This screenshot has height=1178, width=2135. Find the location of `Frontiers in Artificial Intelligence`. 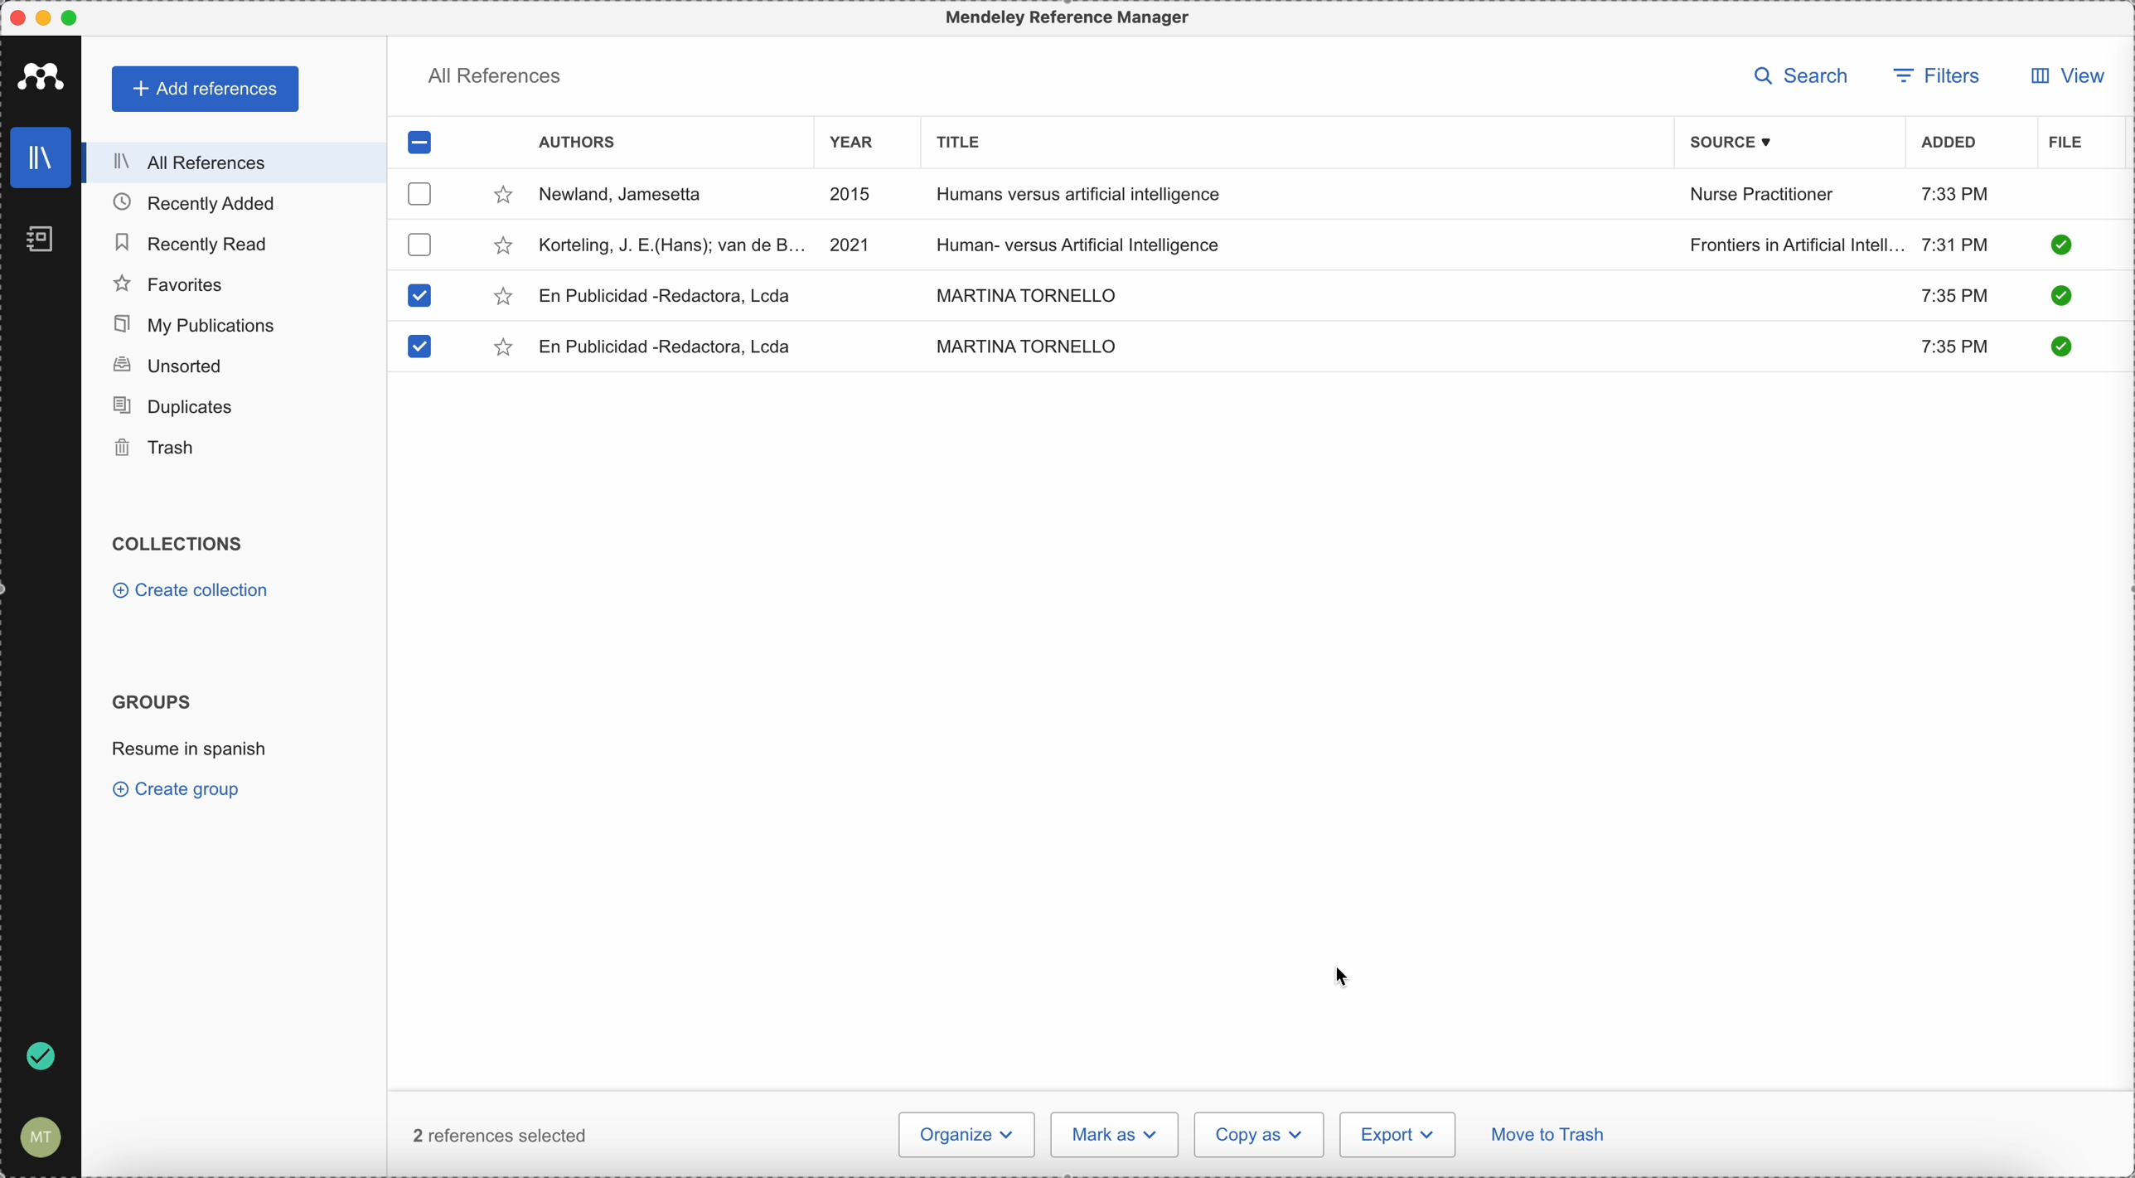

Frontiers in Artificial Intelligence is located at coordinates (1796, 245).